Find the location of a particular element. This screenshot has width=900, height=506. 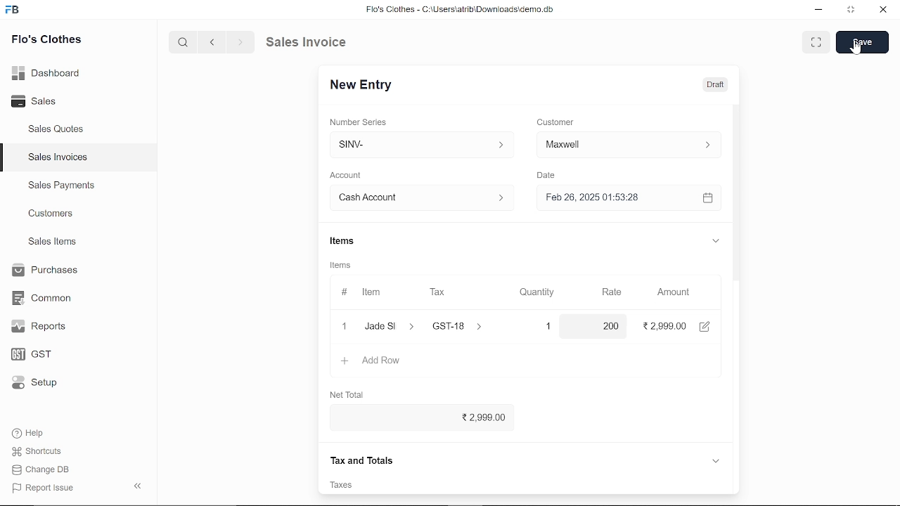

previous is located at coordinates (212, 41).